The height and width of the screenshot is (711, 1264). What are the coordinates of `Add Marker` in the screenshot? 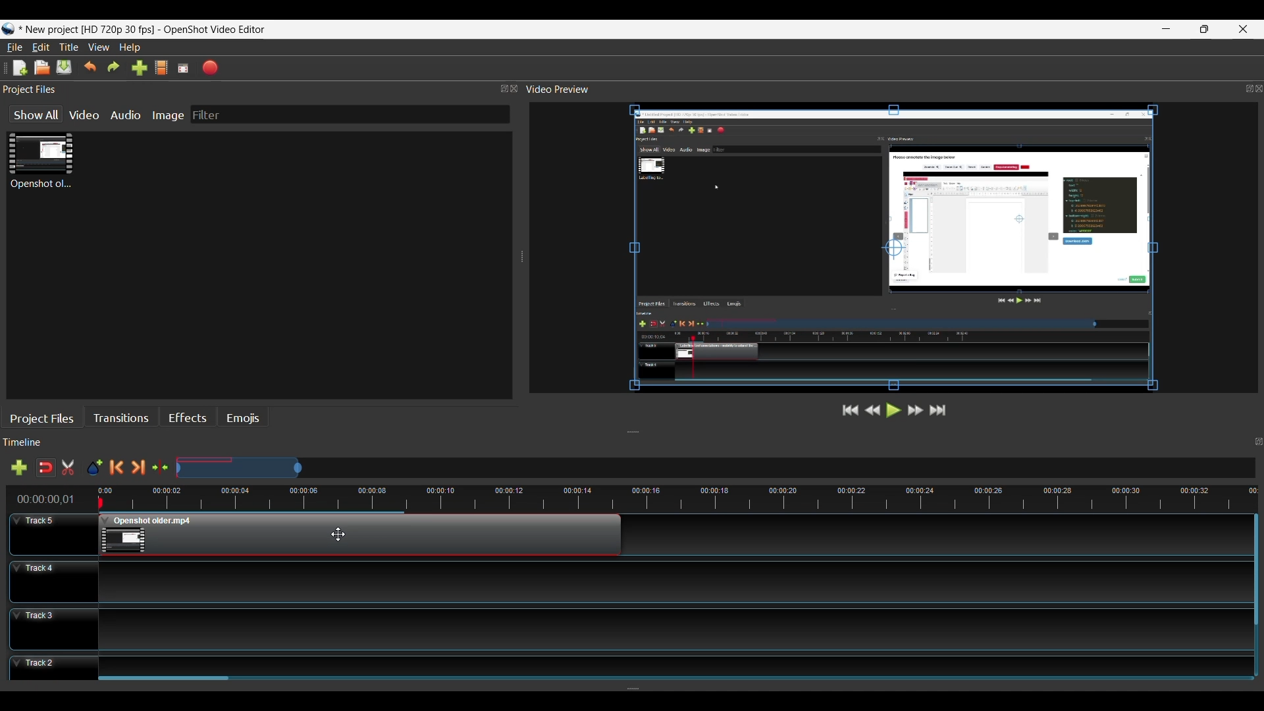 It's located at (94, 469).